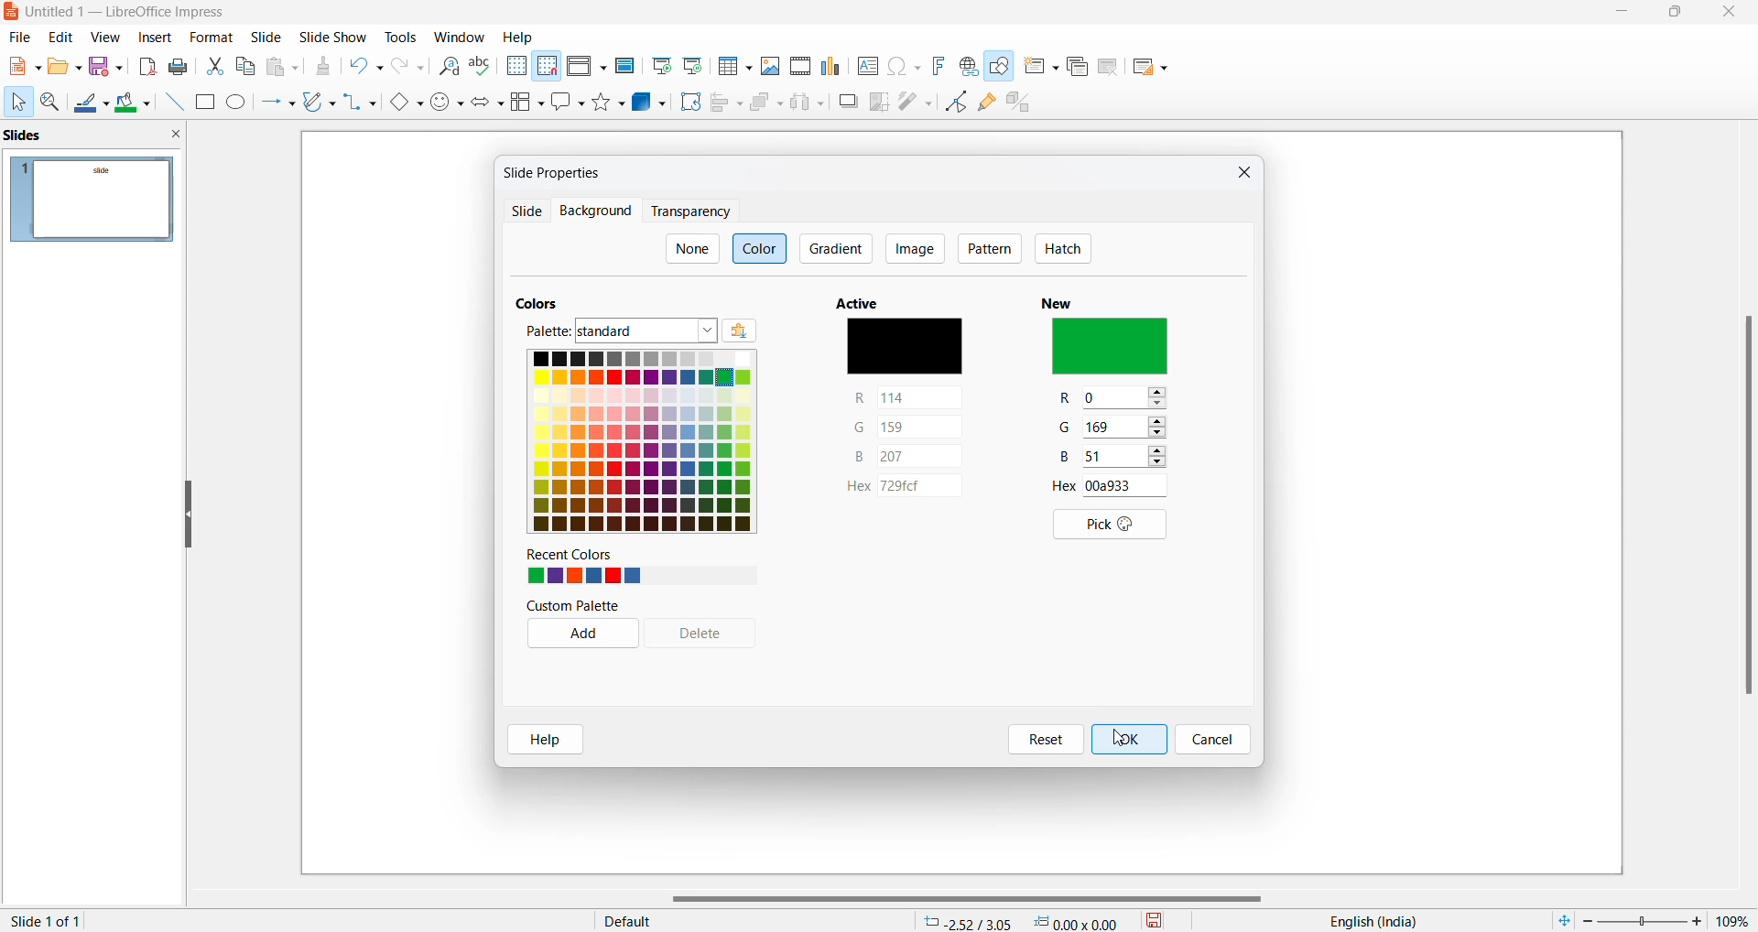 This screenshot has height=932, width=1758. What do you see at coordinates (579, 635) in the screenshot?
I see `add palette` at bounding box center [579, 635].